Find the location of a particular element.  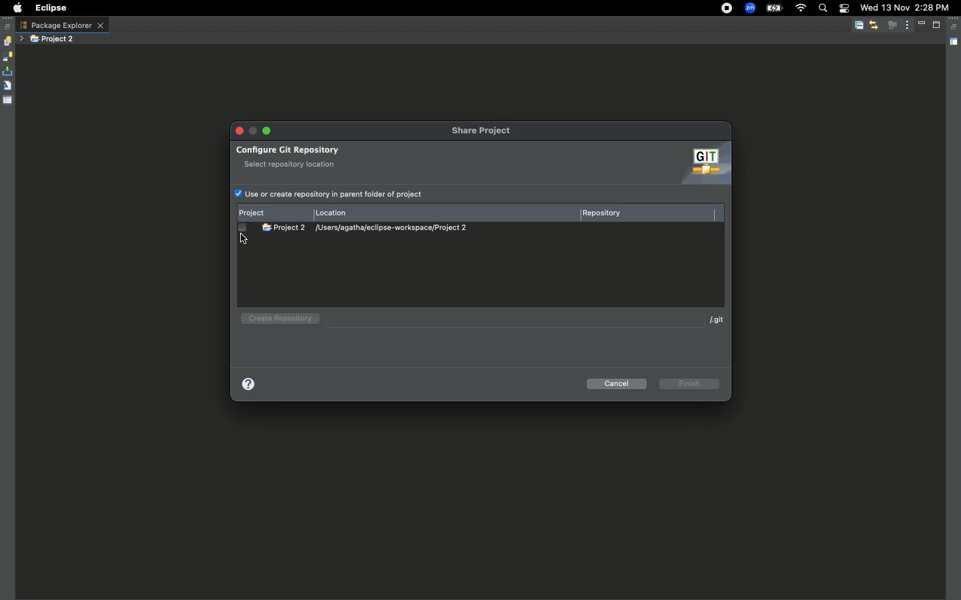

Maximize is located at coordinates (938, 25).